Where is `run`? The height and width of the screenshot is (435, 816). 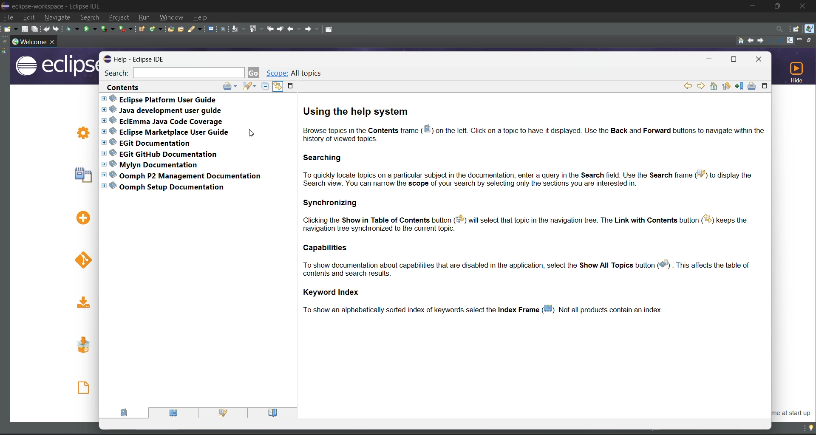
run is located at coordinates (147, 18).